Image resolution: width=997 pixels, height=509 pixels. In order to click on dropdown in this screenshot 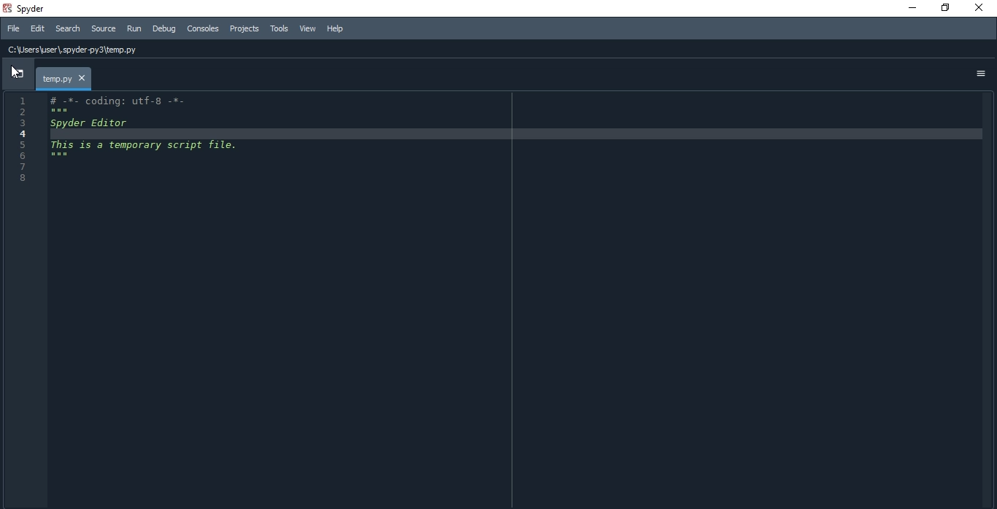, I will do `click(16, 71)`.